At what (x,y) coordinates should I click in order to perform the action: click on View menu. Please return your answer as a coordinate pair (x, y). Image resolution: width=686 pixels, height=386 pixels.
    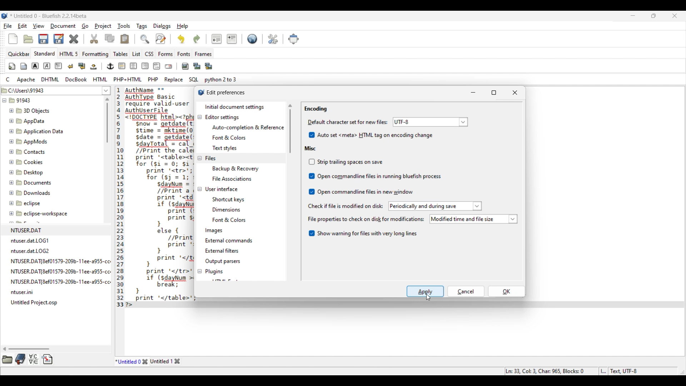
    Looking at the image, I should click on (39, 26).